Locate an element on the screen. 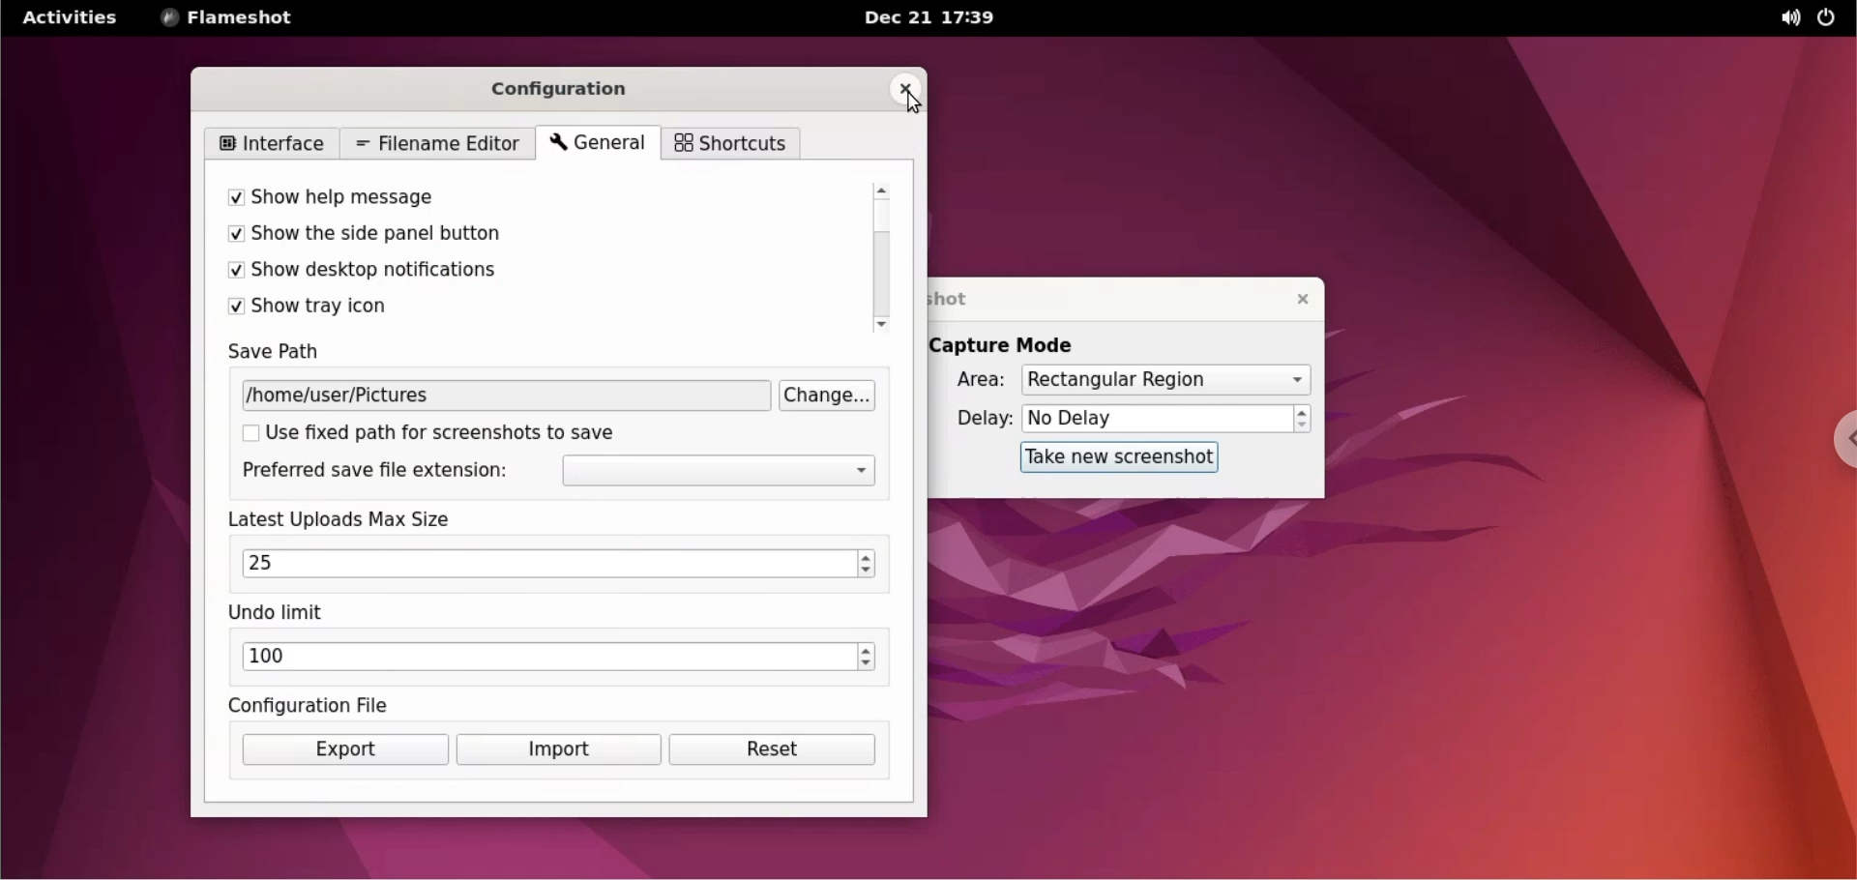  show the side panel button checkbox is located at coordinates (514, 236).